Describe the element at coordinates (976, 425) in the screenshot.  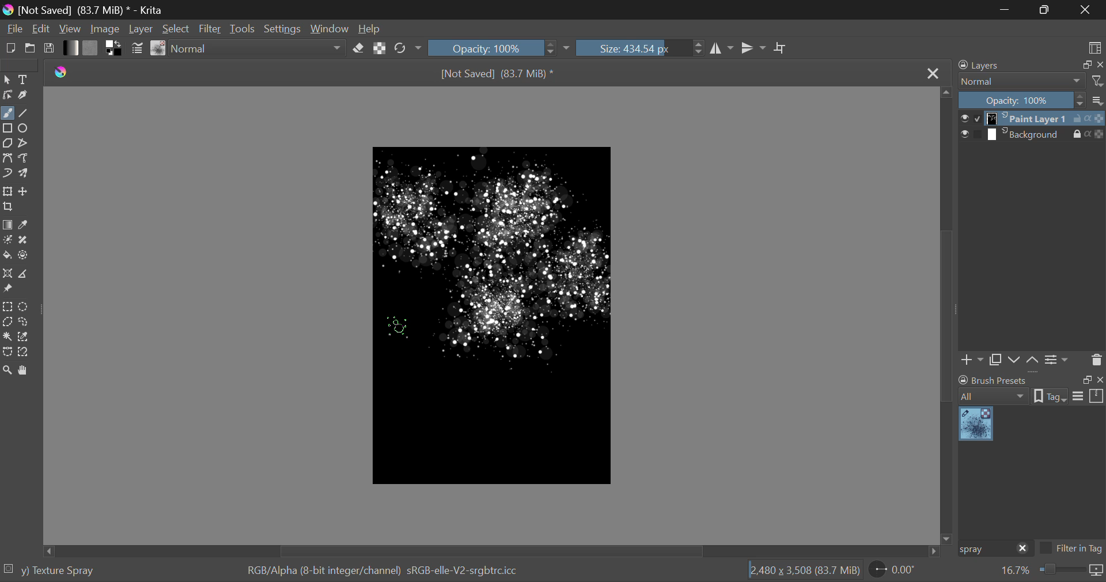
I see `Spray Brush Preset` at that location.